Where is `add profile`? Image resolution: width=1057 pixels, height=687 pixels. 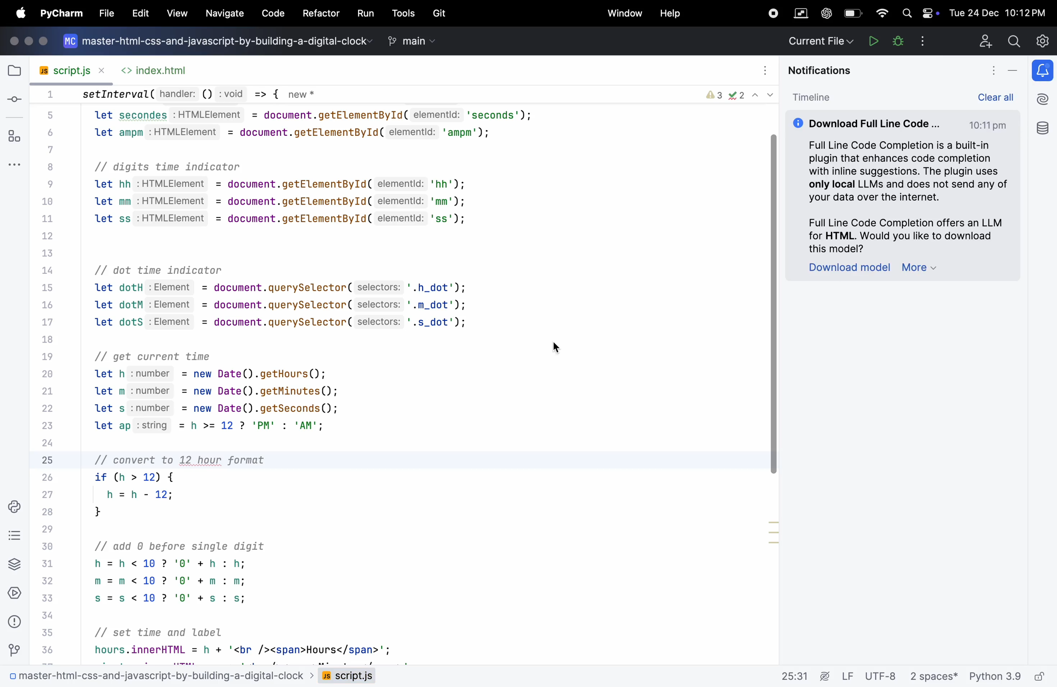
add profile is located at coordinates (985, 40).